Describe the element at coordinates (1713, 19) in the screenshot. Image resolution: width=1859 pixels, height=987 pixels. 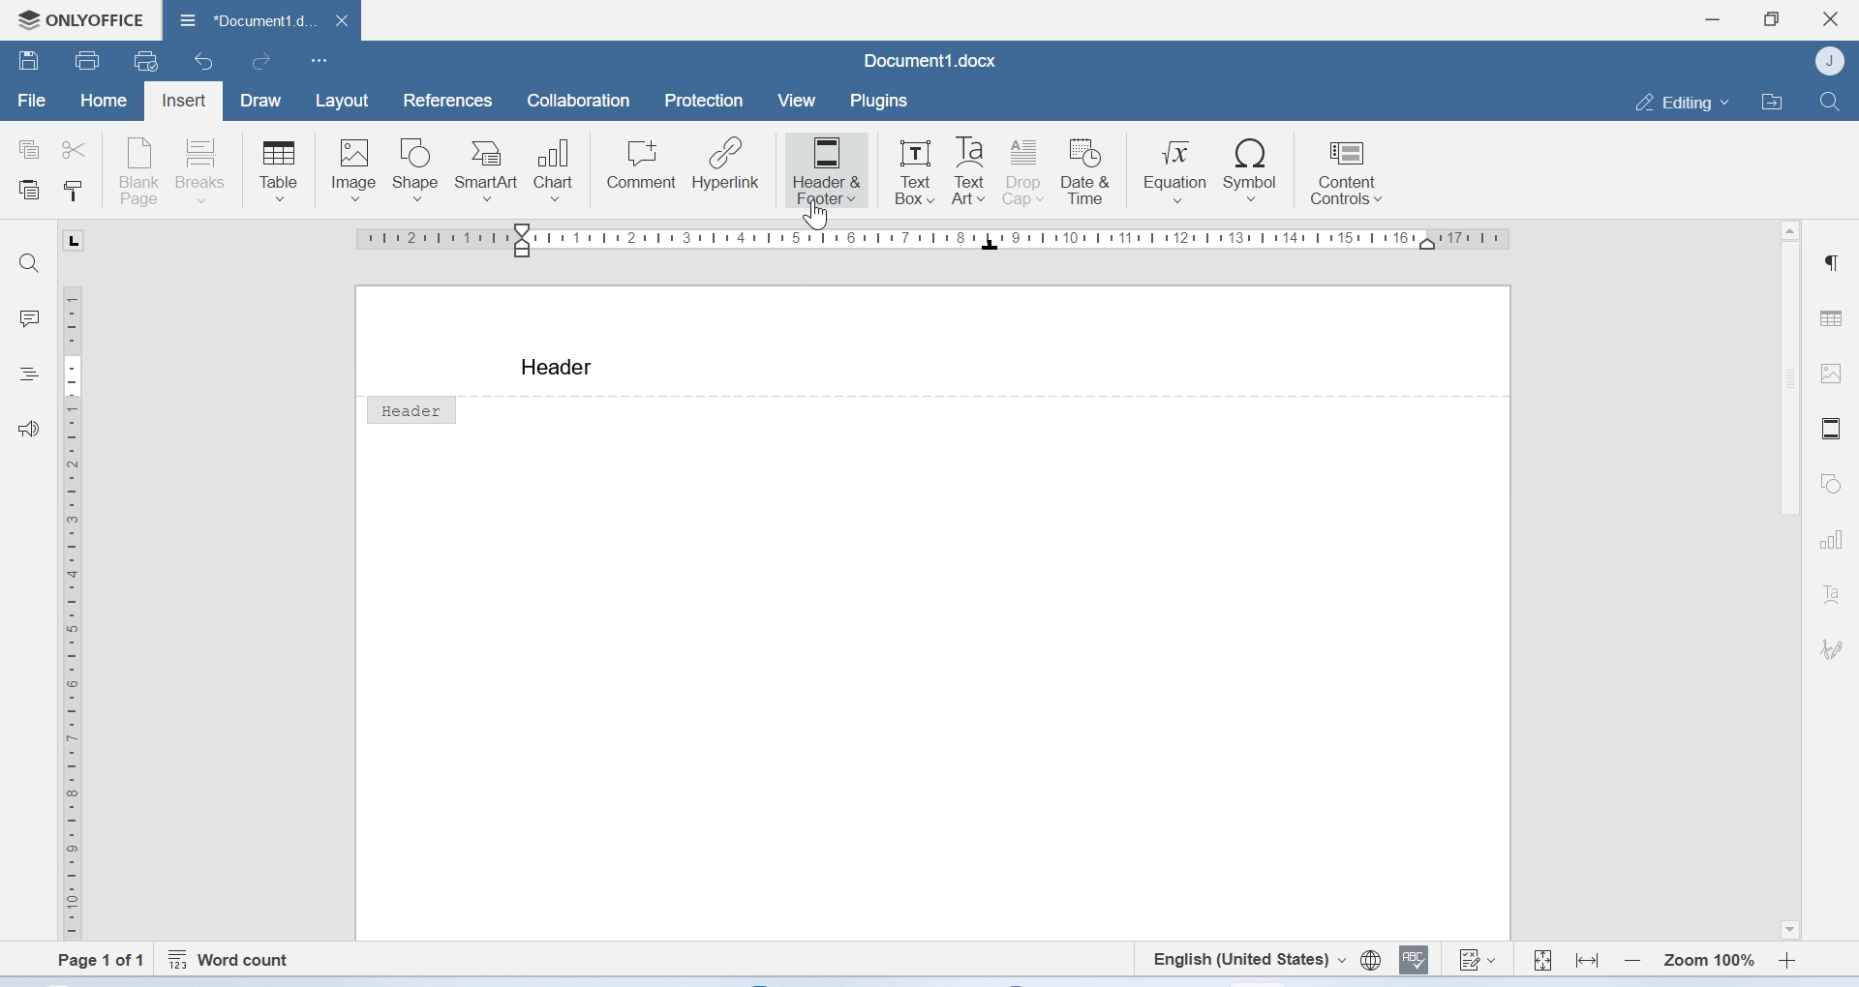
I see `Minimize` at that location.